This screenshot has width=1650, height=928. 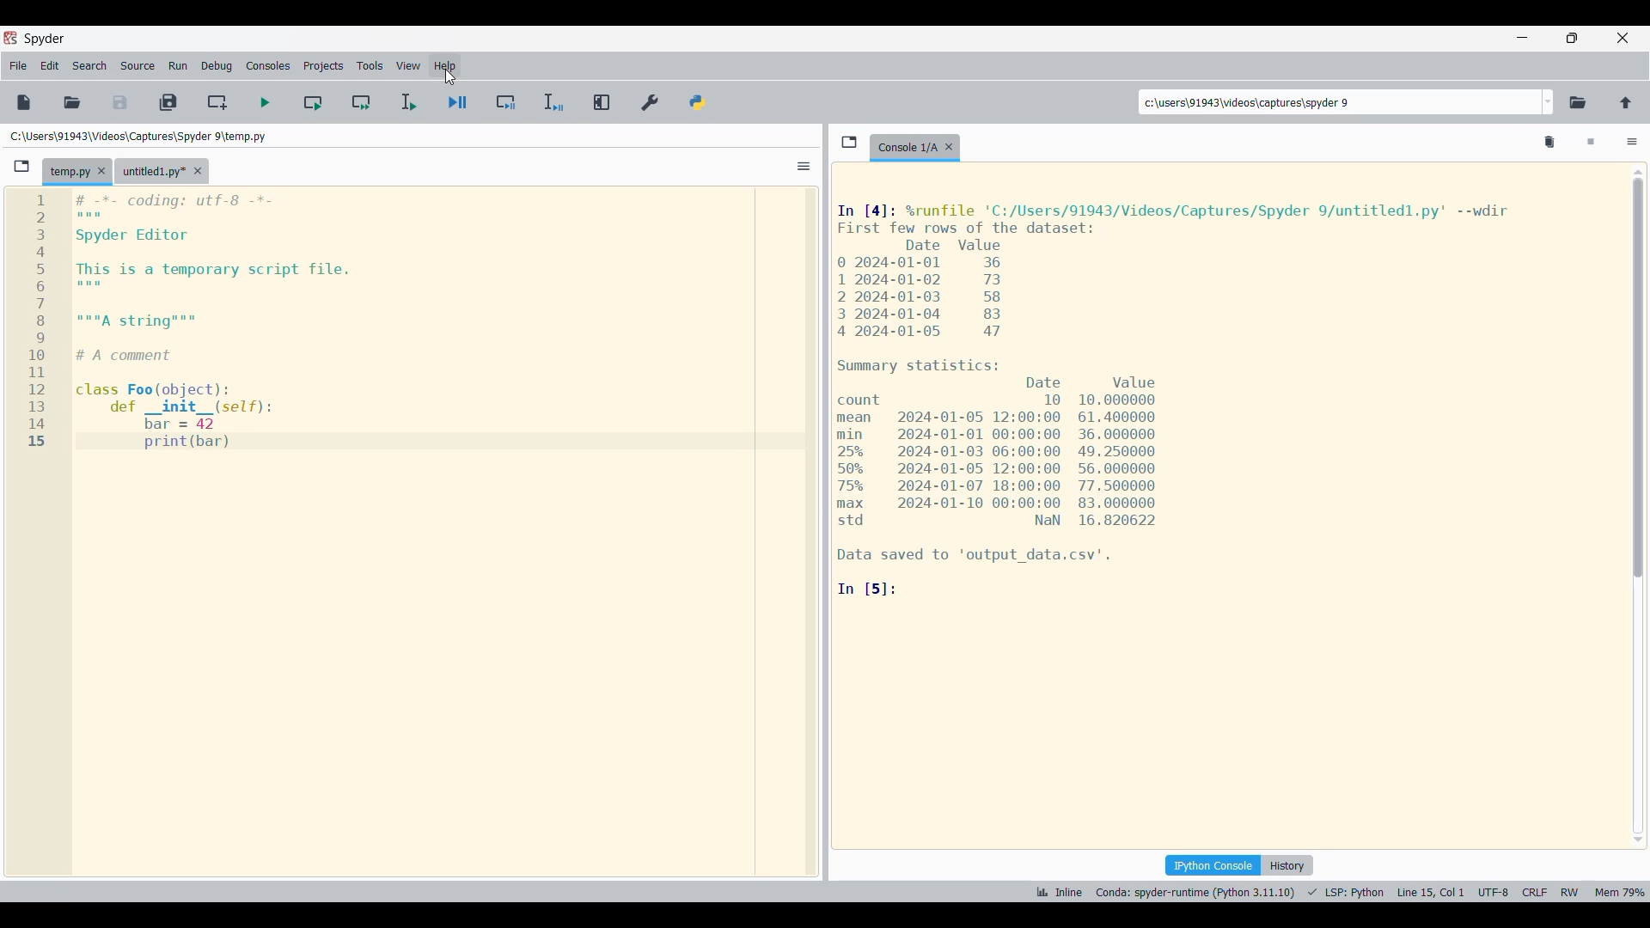 I want to click on Show in a smaller tab, so click(x=1573, y=38).